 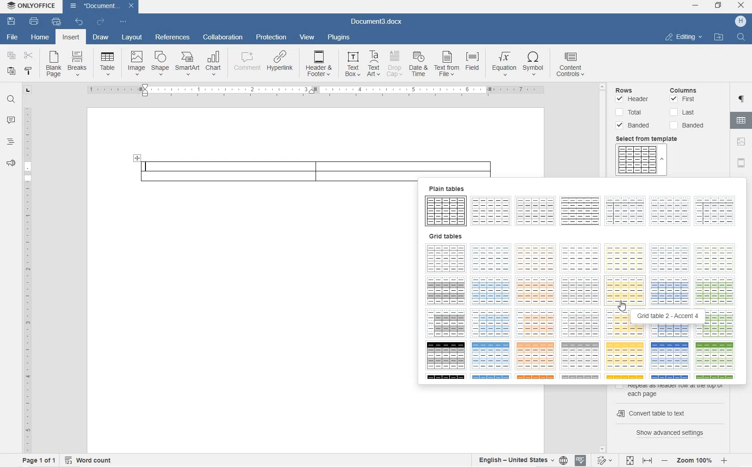 I want to click on find, so click(x=742, y=38).